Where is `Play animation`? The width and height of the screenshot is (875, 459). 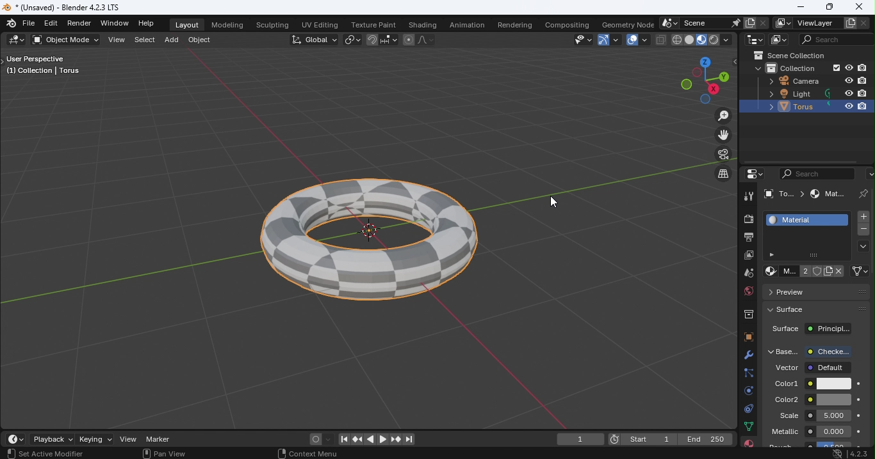
Play animation is located at coordinates (370, 439).